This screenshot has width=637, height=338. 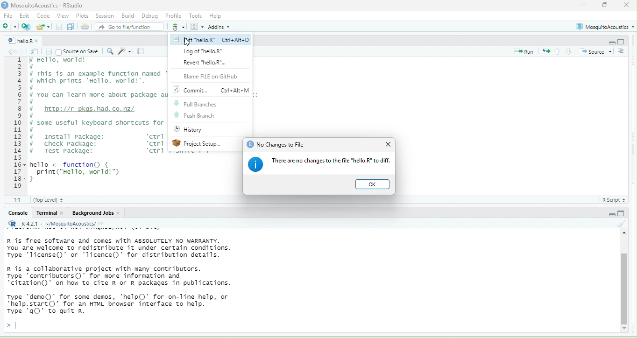 I want to click on create a project, so click(x=27, y=27).